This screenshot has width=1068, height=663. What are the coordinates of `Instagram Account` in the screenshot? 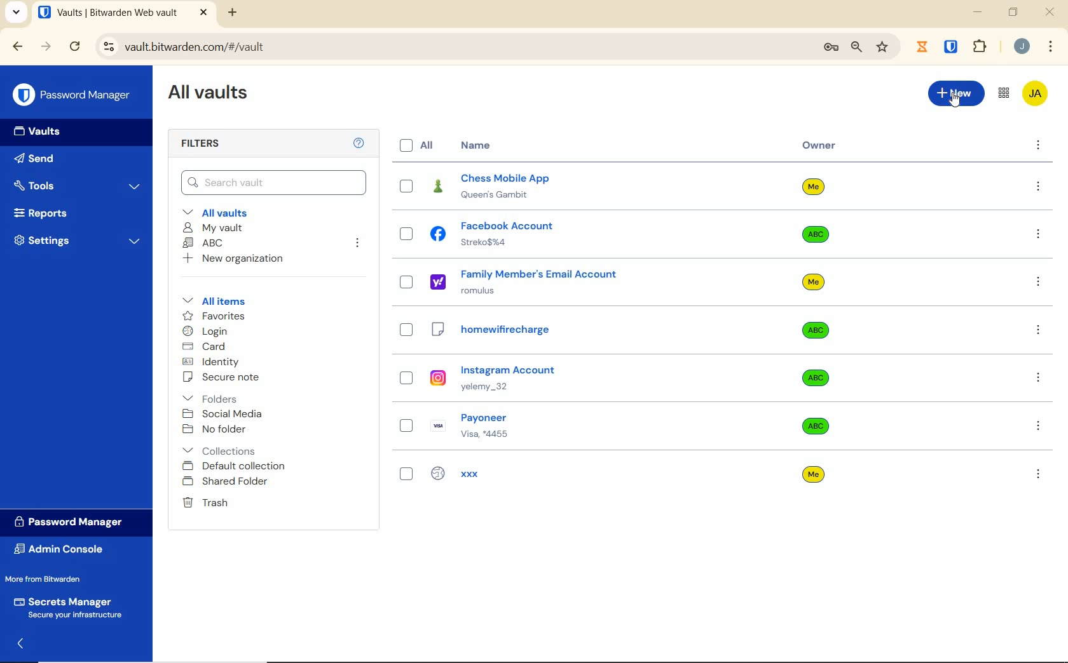 It's located at (522, 378).